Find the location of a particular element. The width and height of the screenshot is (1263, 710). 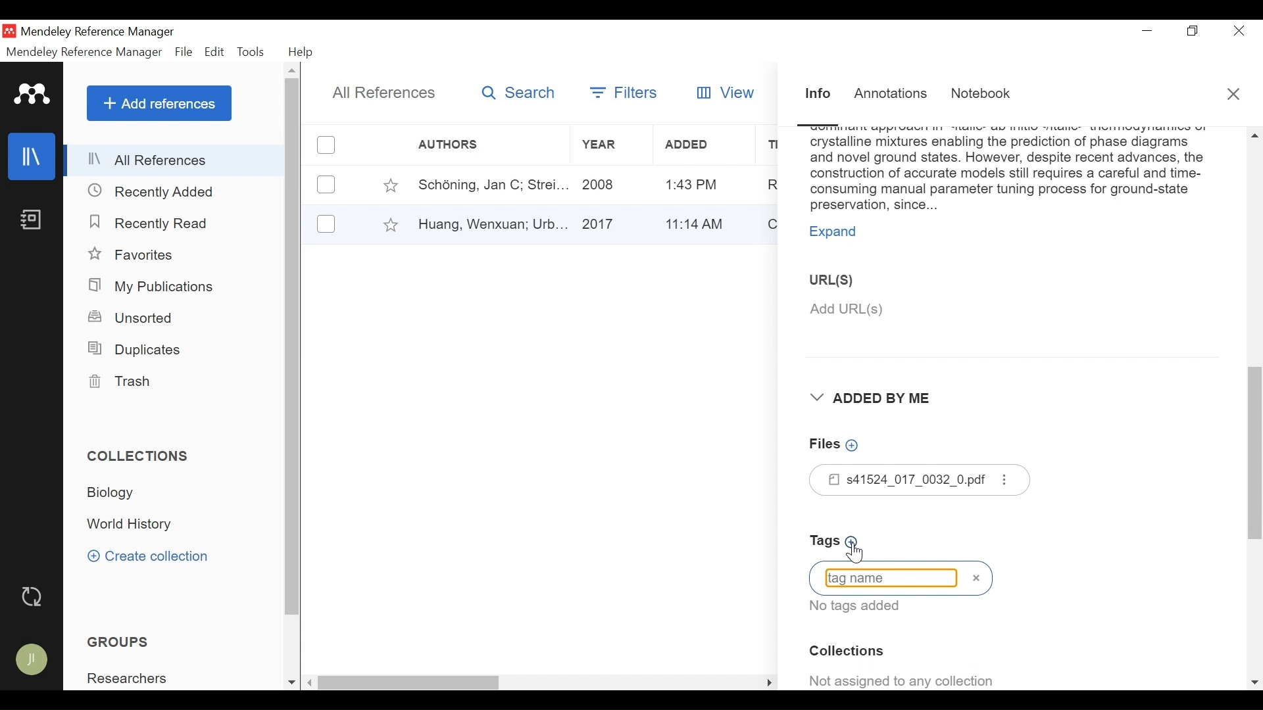

Create Collection is located at coordinates (148, 556).